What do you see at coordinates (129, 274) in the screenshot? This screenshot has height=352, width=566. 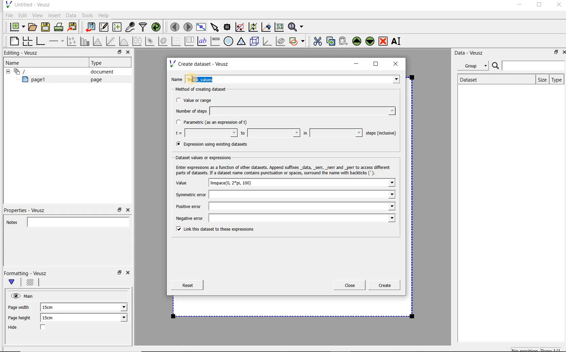 I see `Close` at bounding box center [129, 274].